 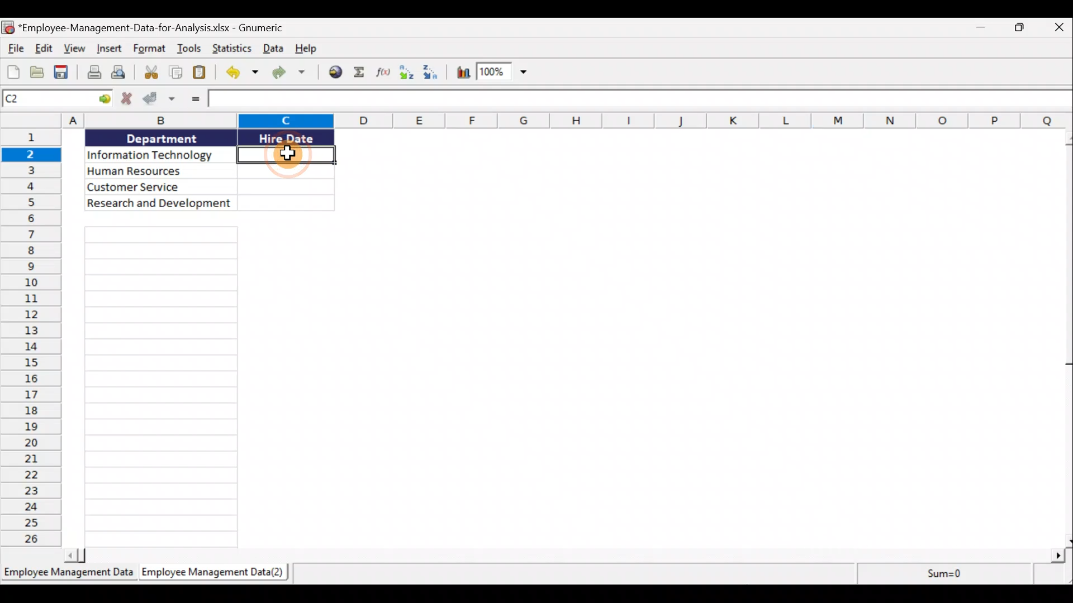 I want to click on cells, so click(x=158, y=387).